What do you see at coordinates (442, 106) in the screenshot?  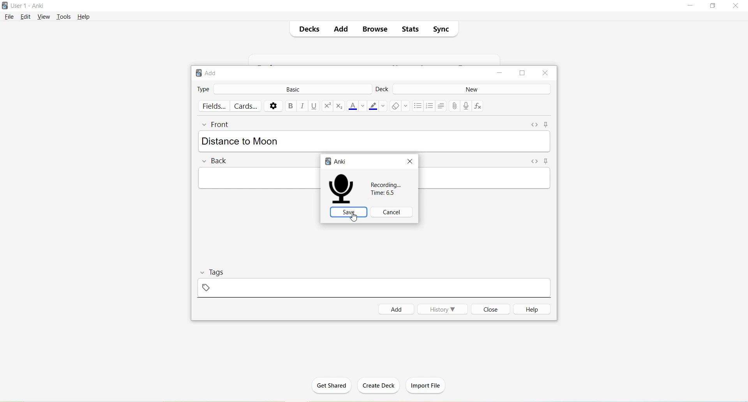 I see `Alignment` at bounding box center [442, 106].